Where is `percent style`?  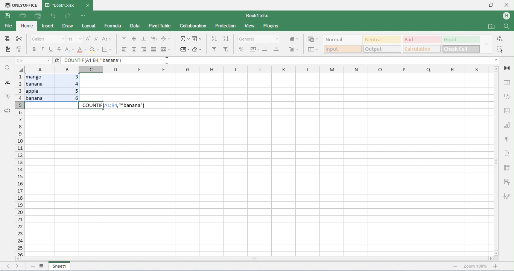
percent style is located at coordinates (242, 50).